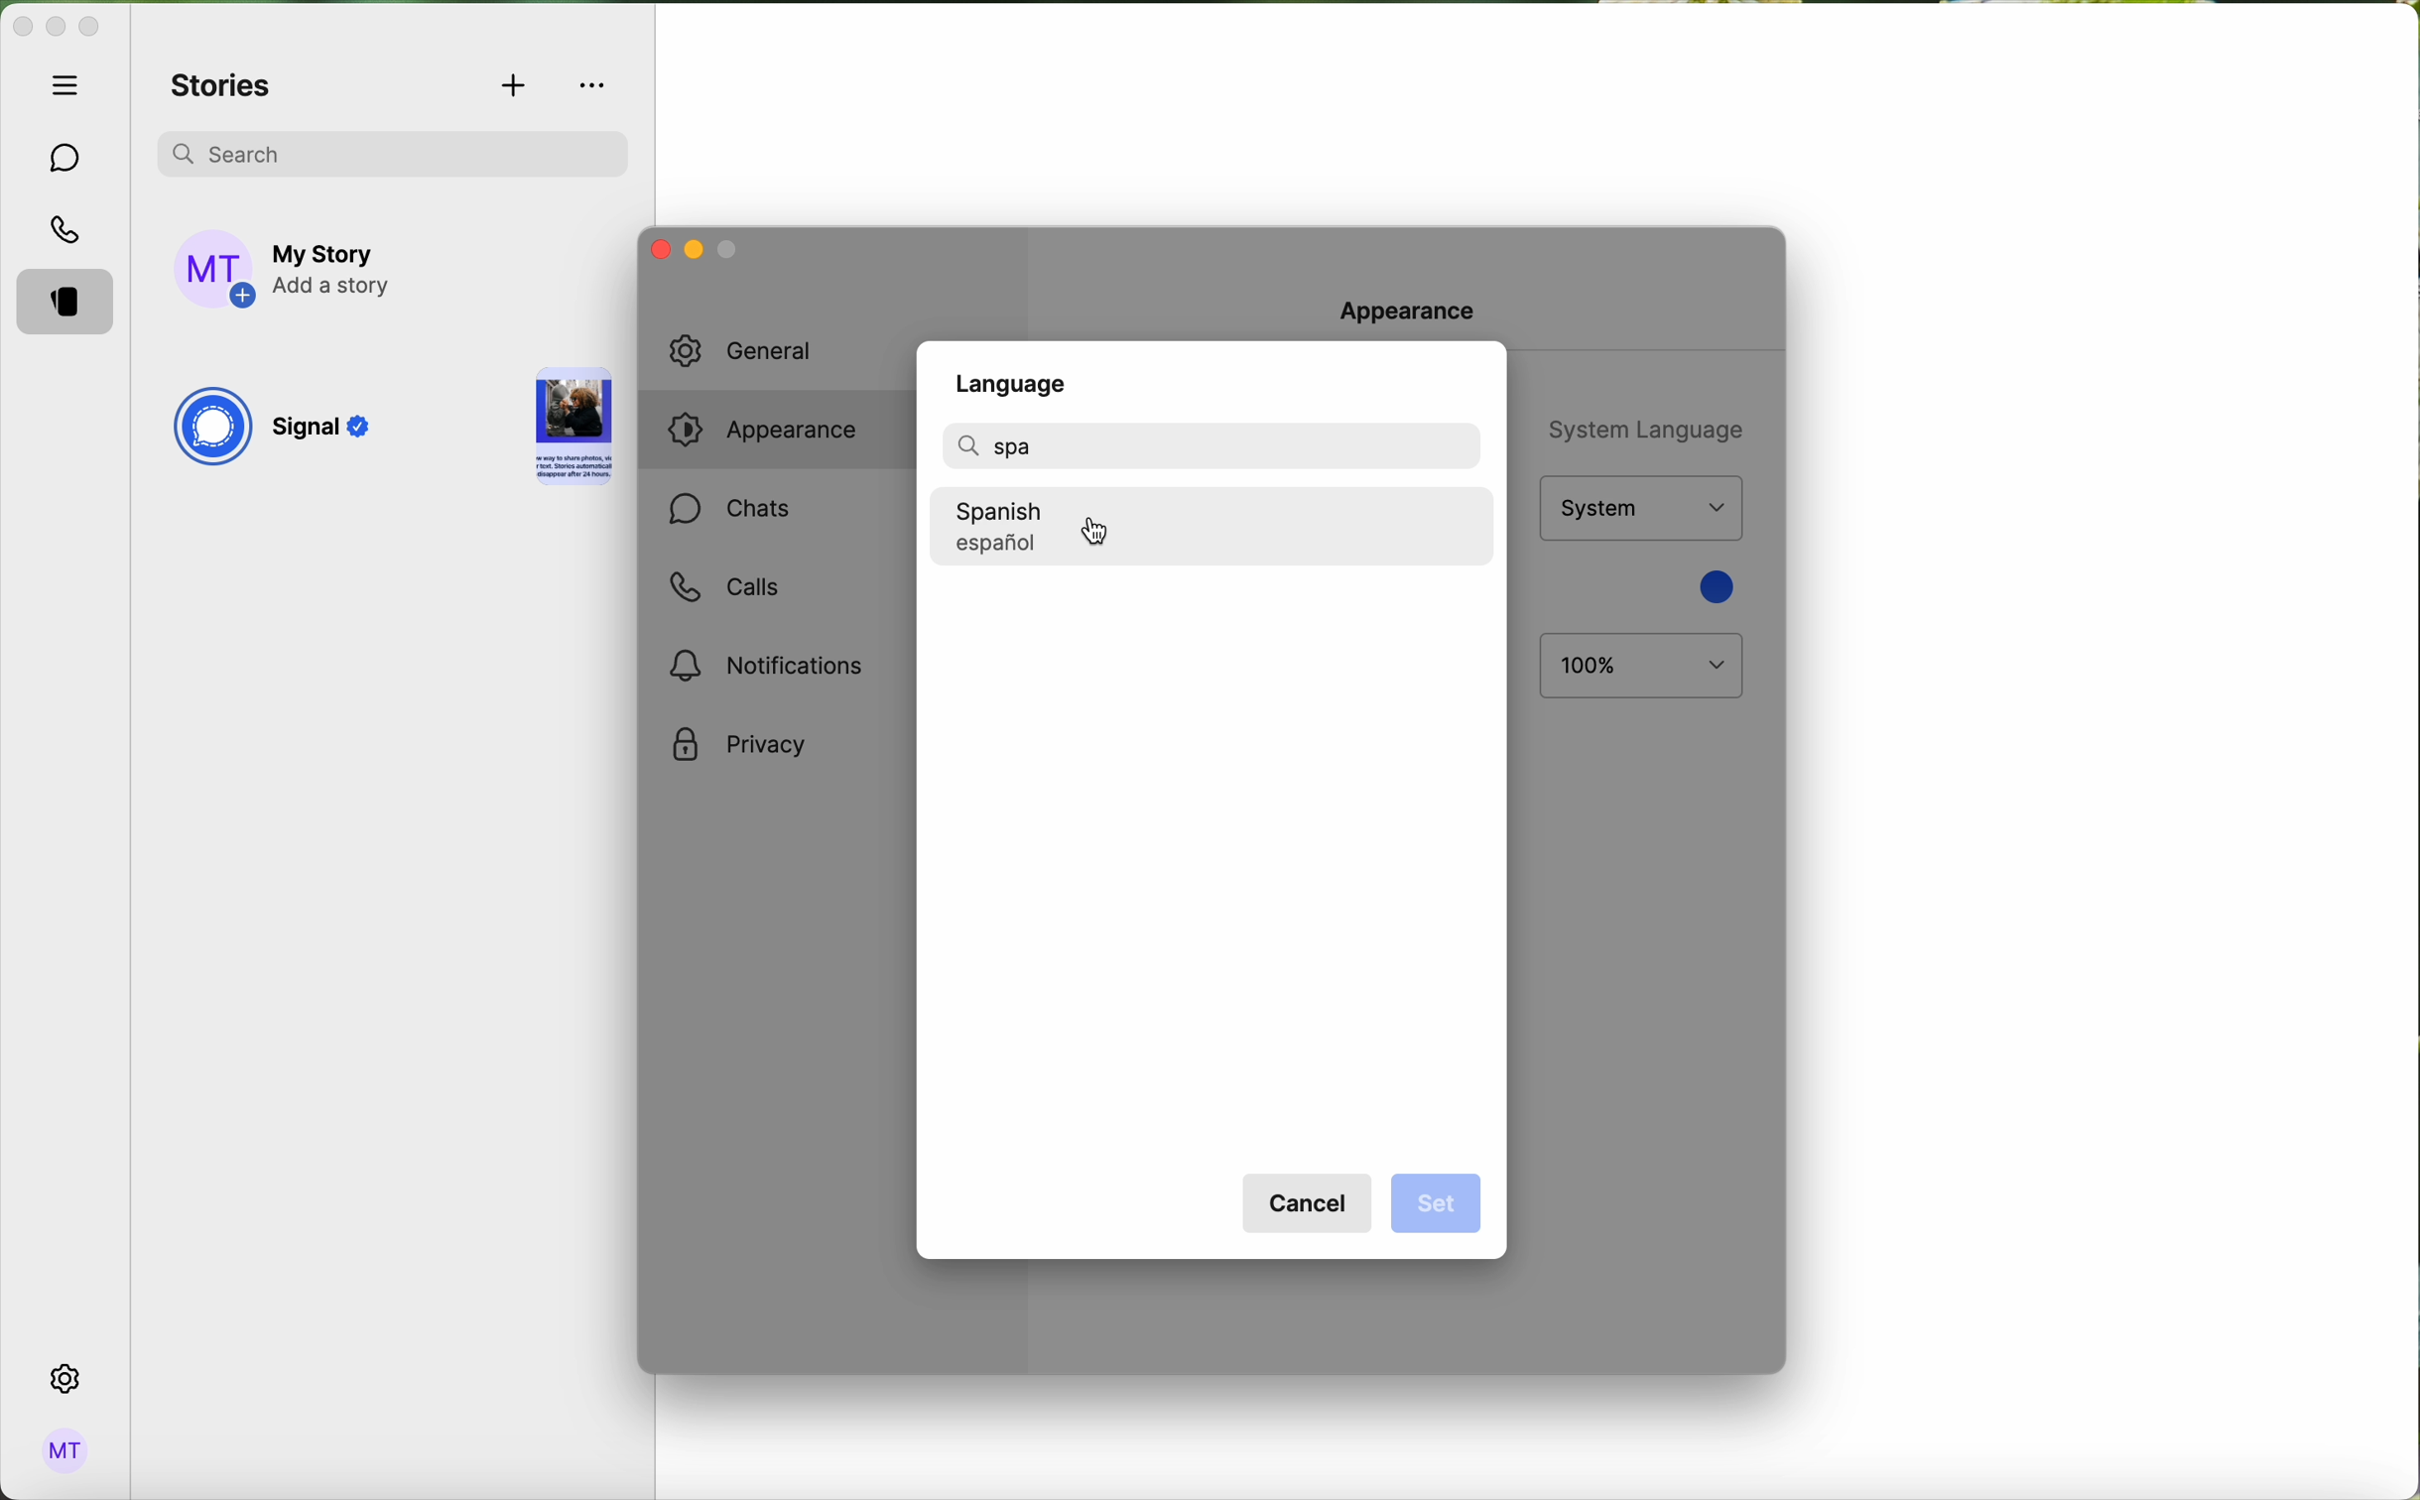 The width and height of the screenshot is (2420, 1500). What do you see at coordinates (765, 351) in the screenshot?
I see `general` at bounding box center [765, 351].